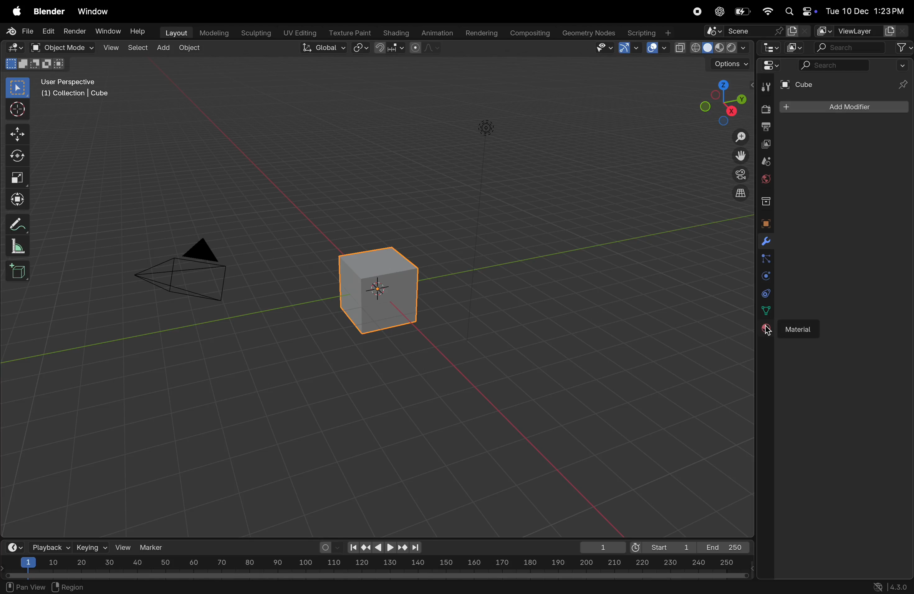 The image size is (914, 594). What do you see at coordinates (213, 32) in the screenshot?
I see `modelling` at bounding box center [213, 32].